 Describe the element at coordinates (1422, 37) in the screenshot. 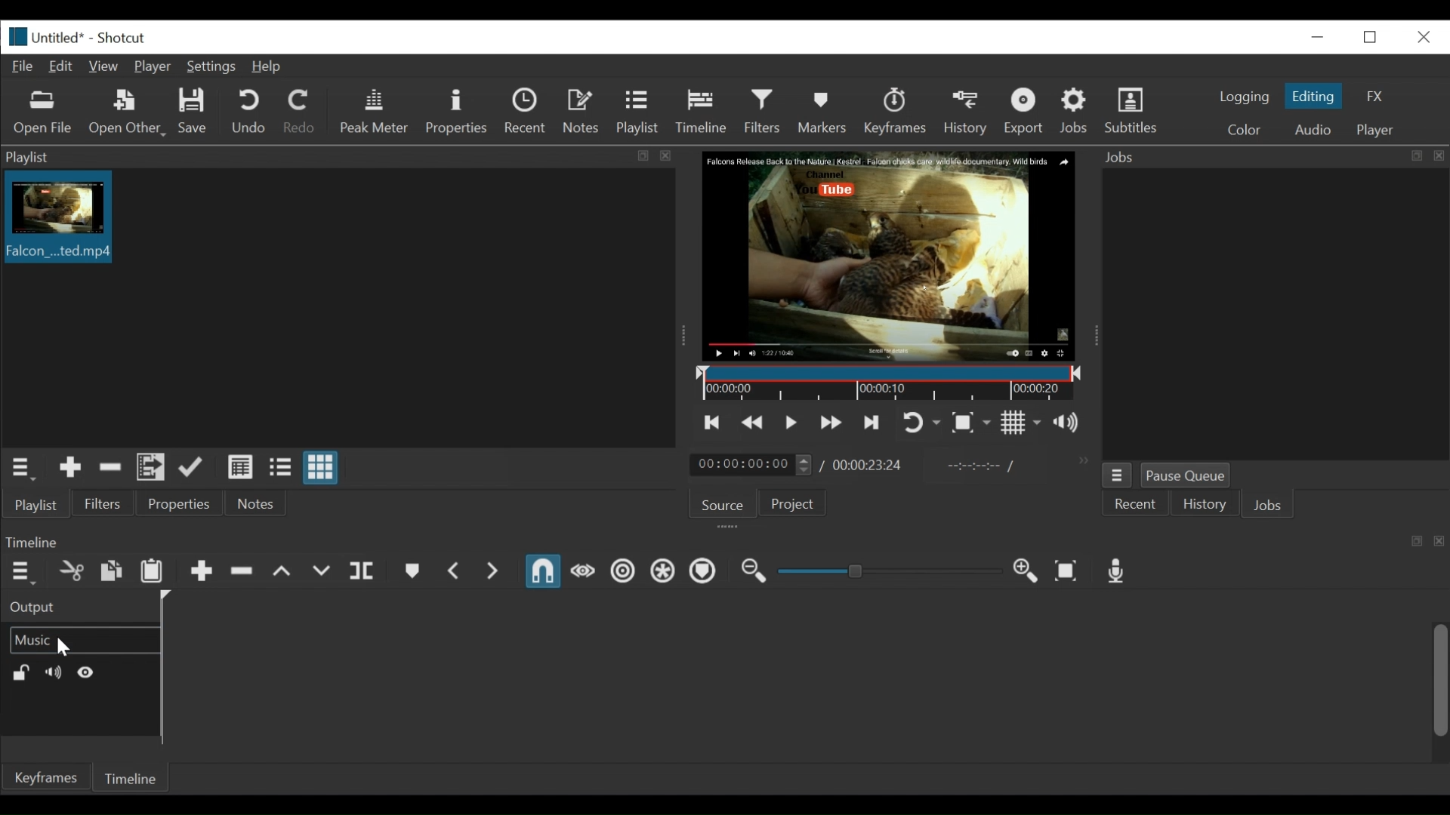

I see `Close` at that location.